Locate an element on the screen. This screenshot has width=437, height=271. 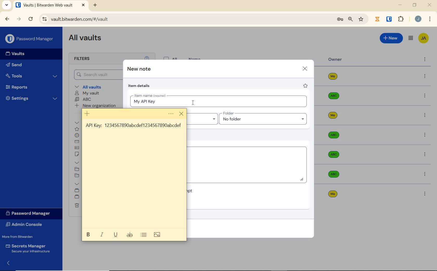
Vaults is located at coordinates (18, 54).